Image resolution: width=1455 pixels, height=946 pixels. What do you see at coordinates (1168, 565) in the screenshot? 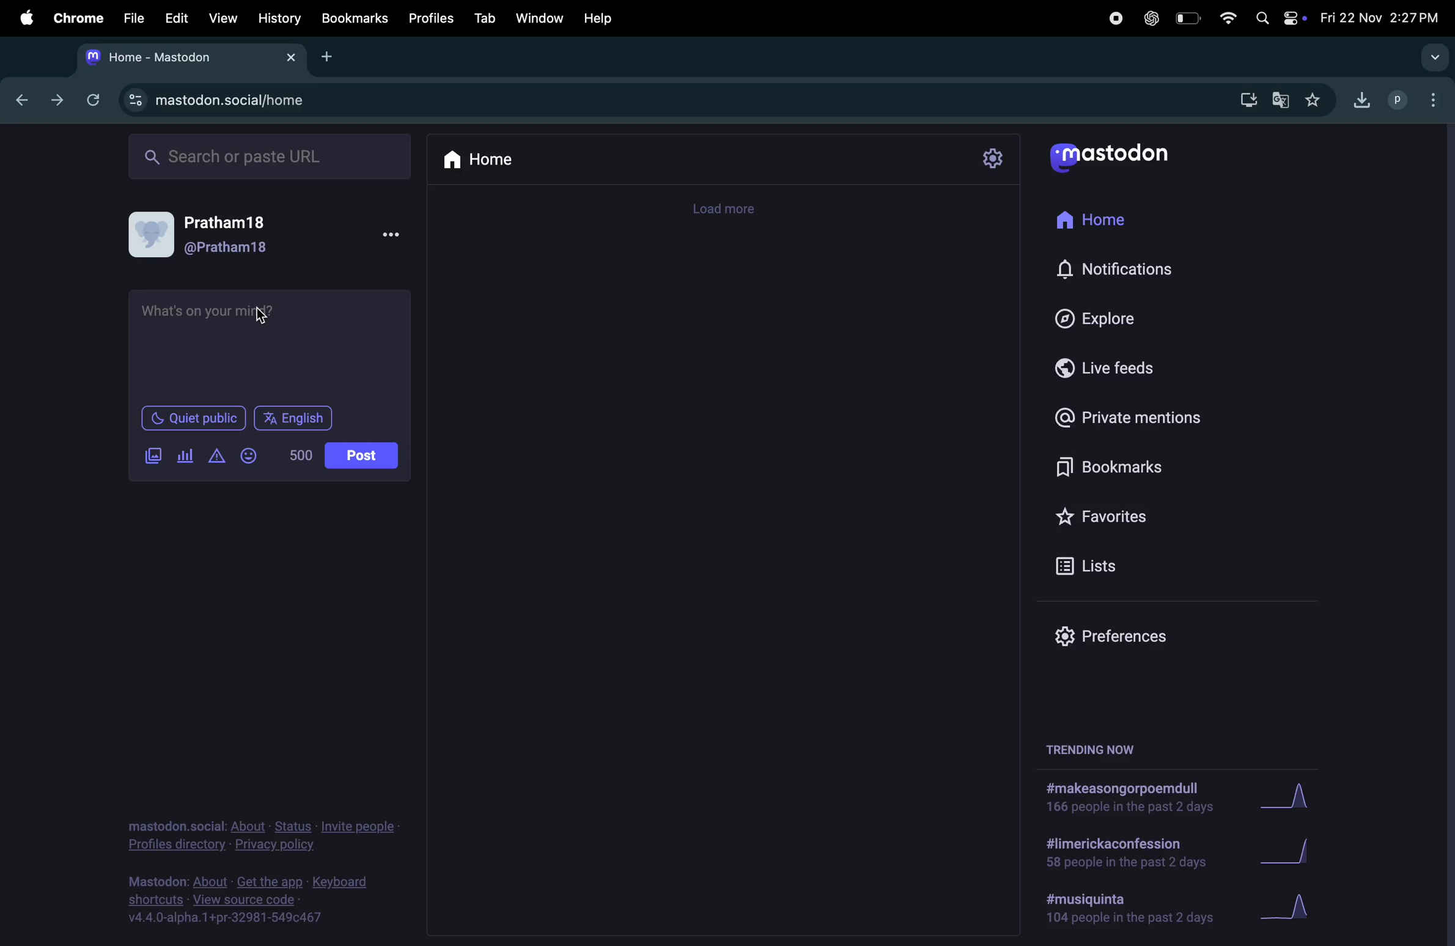
I see `lists` at bounding box center [1168, 565].